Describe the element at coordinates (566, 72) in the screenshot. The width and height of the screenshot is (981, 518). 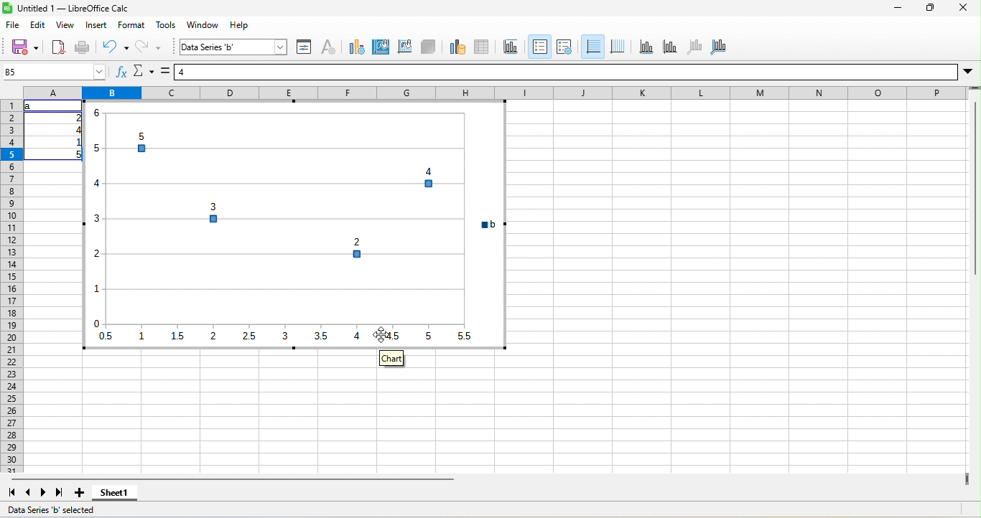
I see `formula bar` at that location.